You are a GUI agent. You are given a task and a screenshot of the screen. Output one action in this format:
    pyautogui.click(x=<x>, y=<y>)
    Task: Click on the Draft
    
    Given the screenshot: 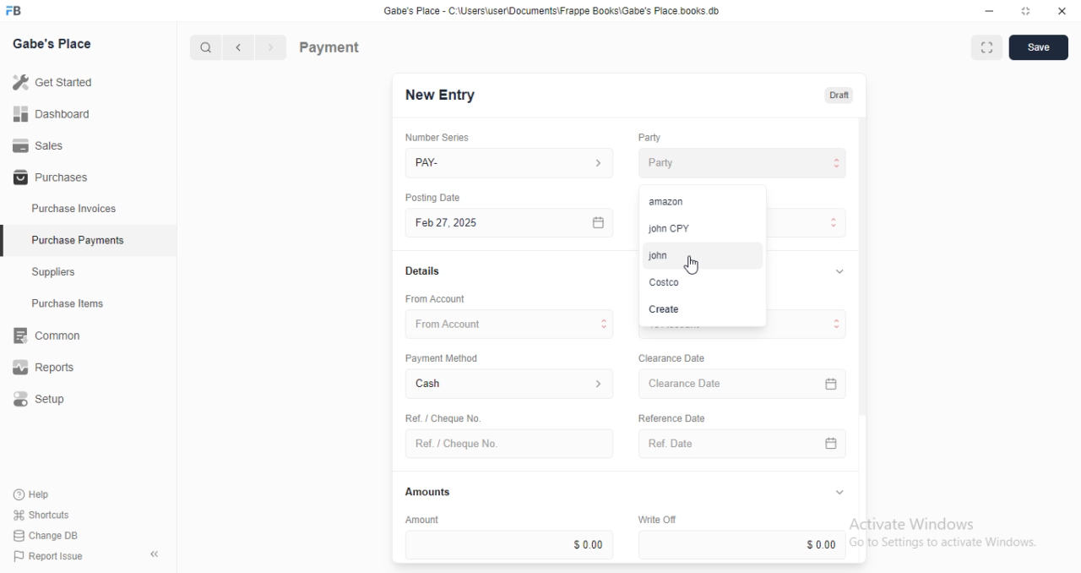 What is the action you would take?
    pyautogui.click(x=836, y=94)
    